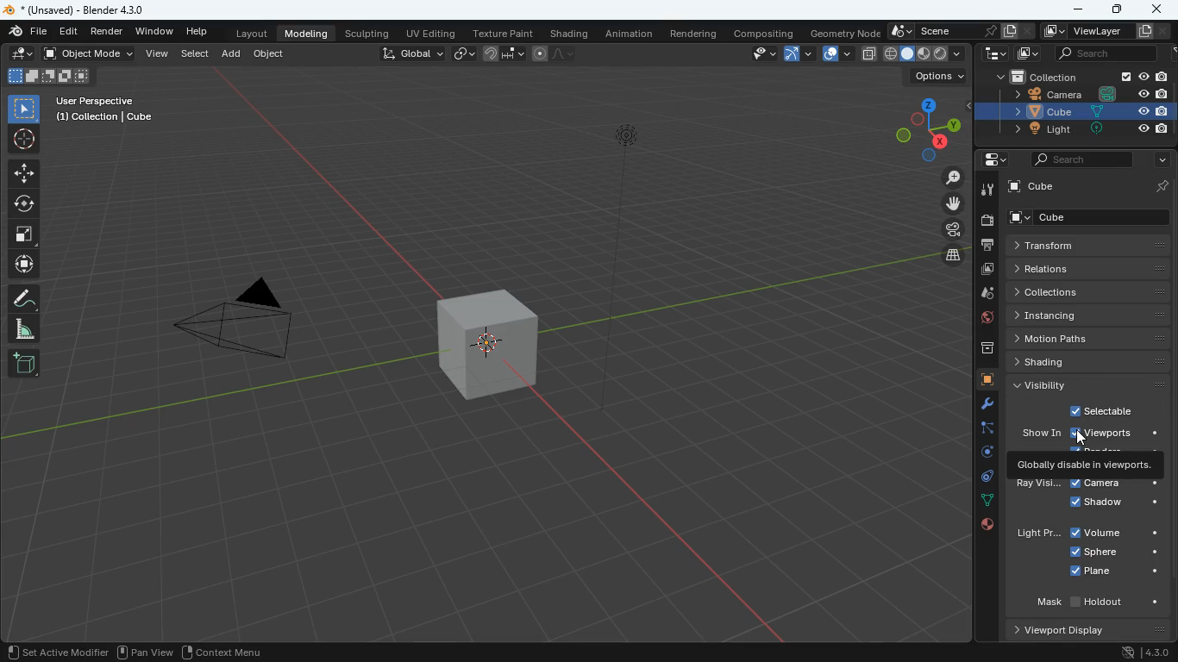  What do you see at coordinates (23, 109) in the screenshot?
I see `select` at bounding box center [23, 109].